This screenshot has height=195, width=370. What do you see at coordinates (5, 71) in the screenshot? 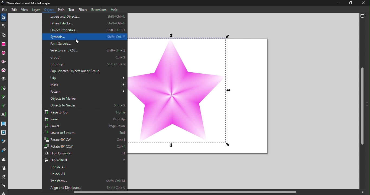
I see `3D box tool` at bounding box center [5, 71].